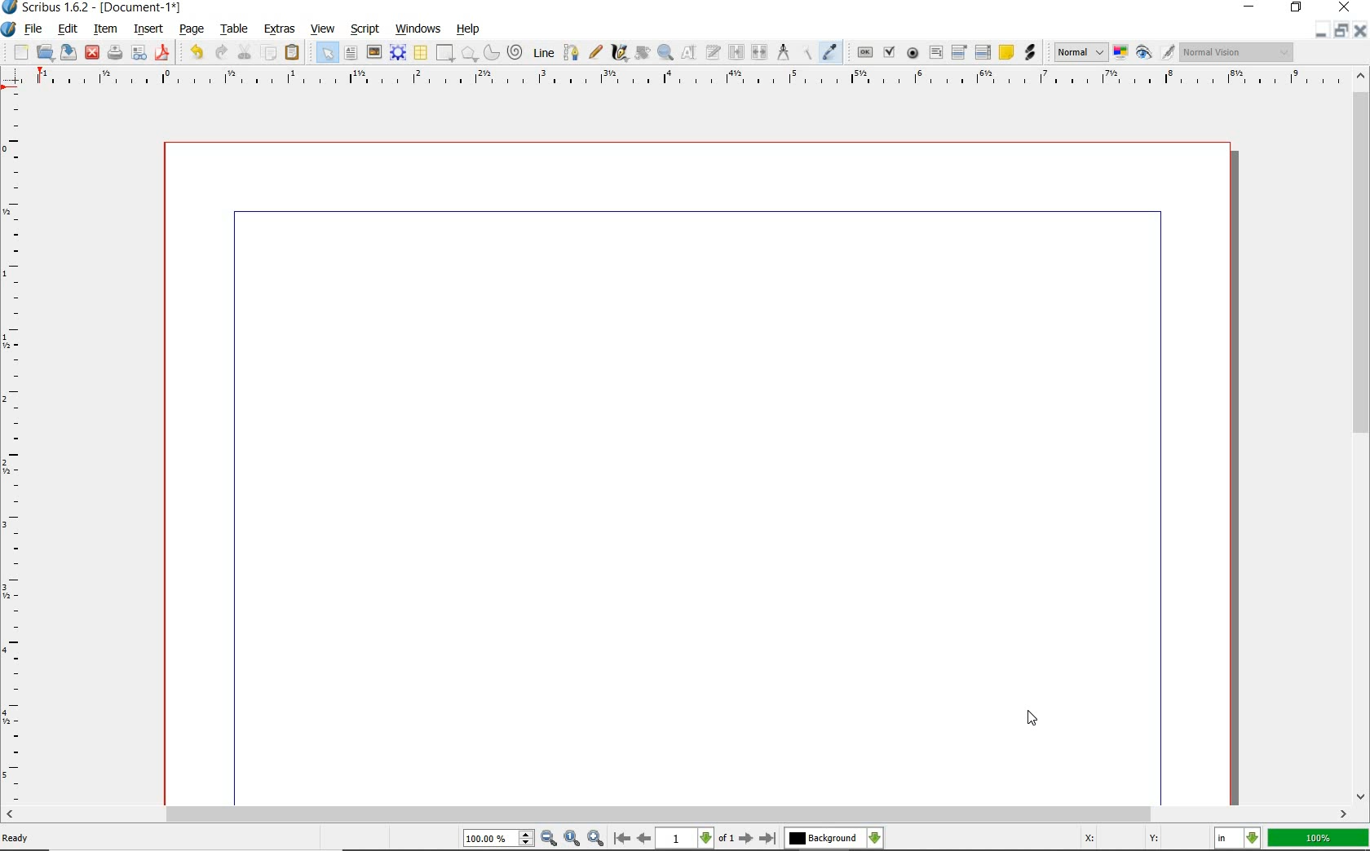 The height and width of the screenshot is (851, 1370). I want to click on zoom in/zoom to/zoom out, so click(533, 839).